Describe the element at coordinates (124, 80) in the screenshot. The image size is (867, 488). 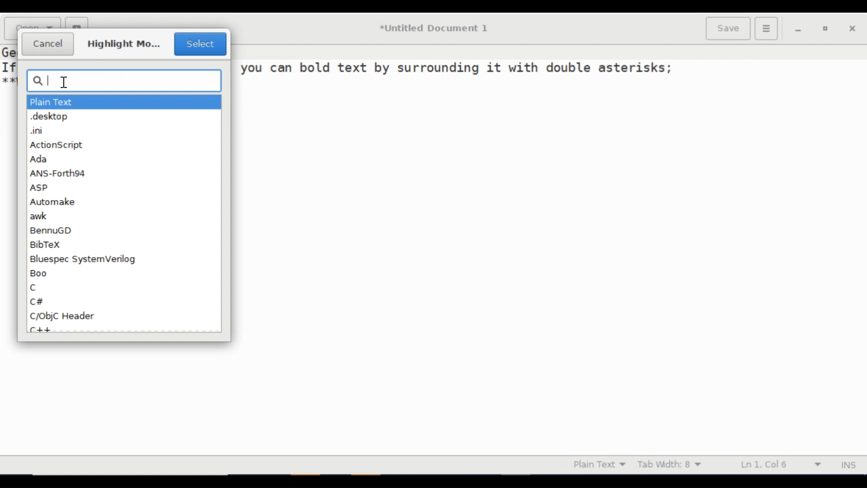
I see `Search box` at that location.